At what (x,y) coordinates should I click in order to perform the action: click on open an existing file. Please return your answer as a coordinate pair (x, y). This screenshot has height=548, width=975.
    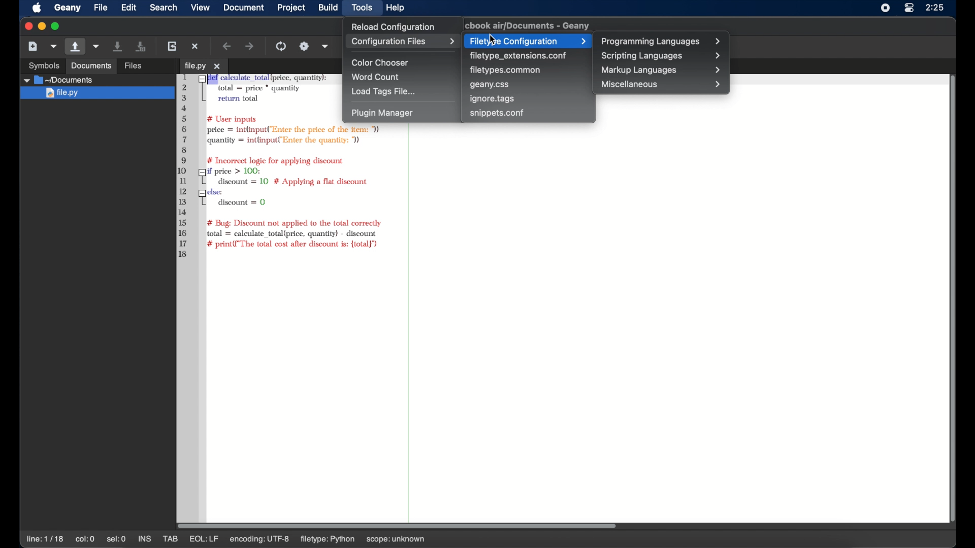
    Looking at the image, I should click on (76, 47).